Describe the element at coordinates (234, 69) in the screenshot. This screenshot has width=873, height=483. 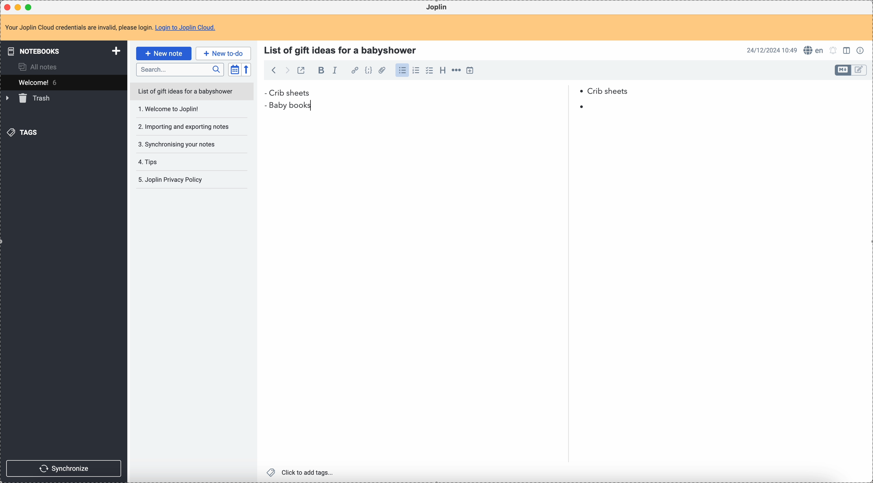
I see `toggle sort order field` at that location.